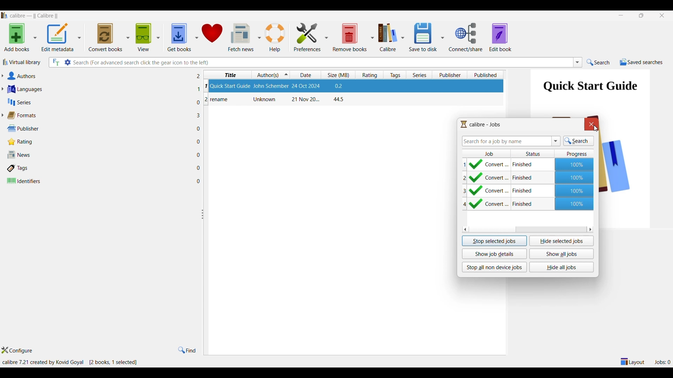 The width and height of the screenshot is (673, 378). Describe the element at coordinates (465, 229) in the screenshot. I see `Quick slide to left` at that location.